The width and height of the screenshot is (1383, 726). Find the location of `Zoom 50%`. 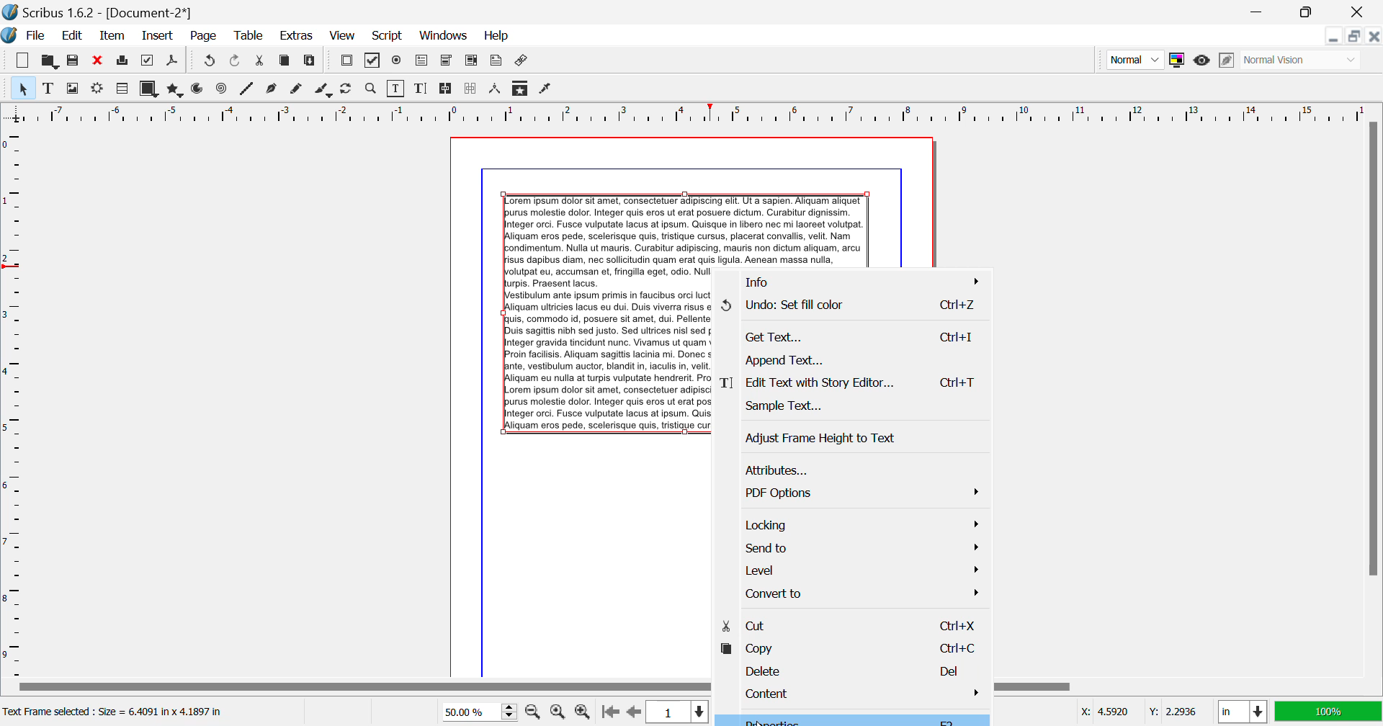

Zoom 50% is located at coordinates (474, 712).